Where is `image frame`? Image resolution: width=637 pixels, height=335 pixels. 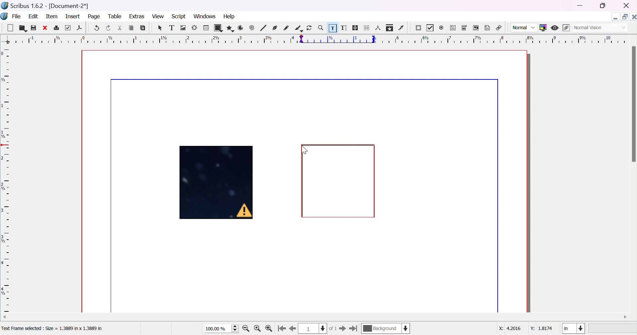 image frame is located at coordinates (184, 28).